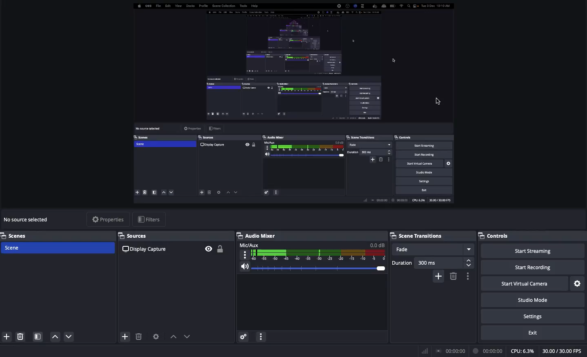  What do you see at coordinates (260, 338) in the screenshot?
I see `More` at bounding box center [260, 338].